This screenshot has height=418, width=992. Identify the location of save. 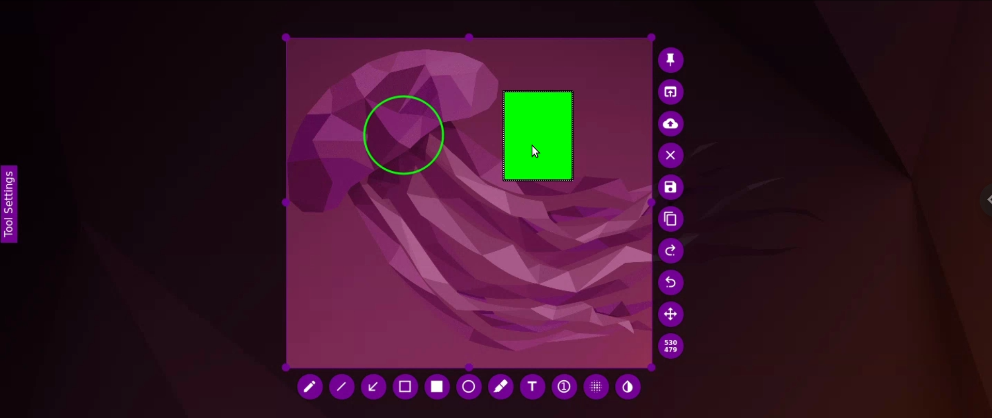
(671, 187).